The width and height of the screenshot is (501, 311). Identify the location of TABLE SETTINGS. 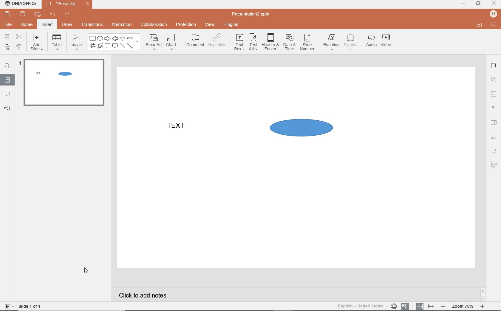
(494, 123).